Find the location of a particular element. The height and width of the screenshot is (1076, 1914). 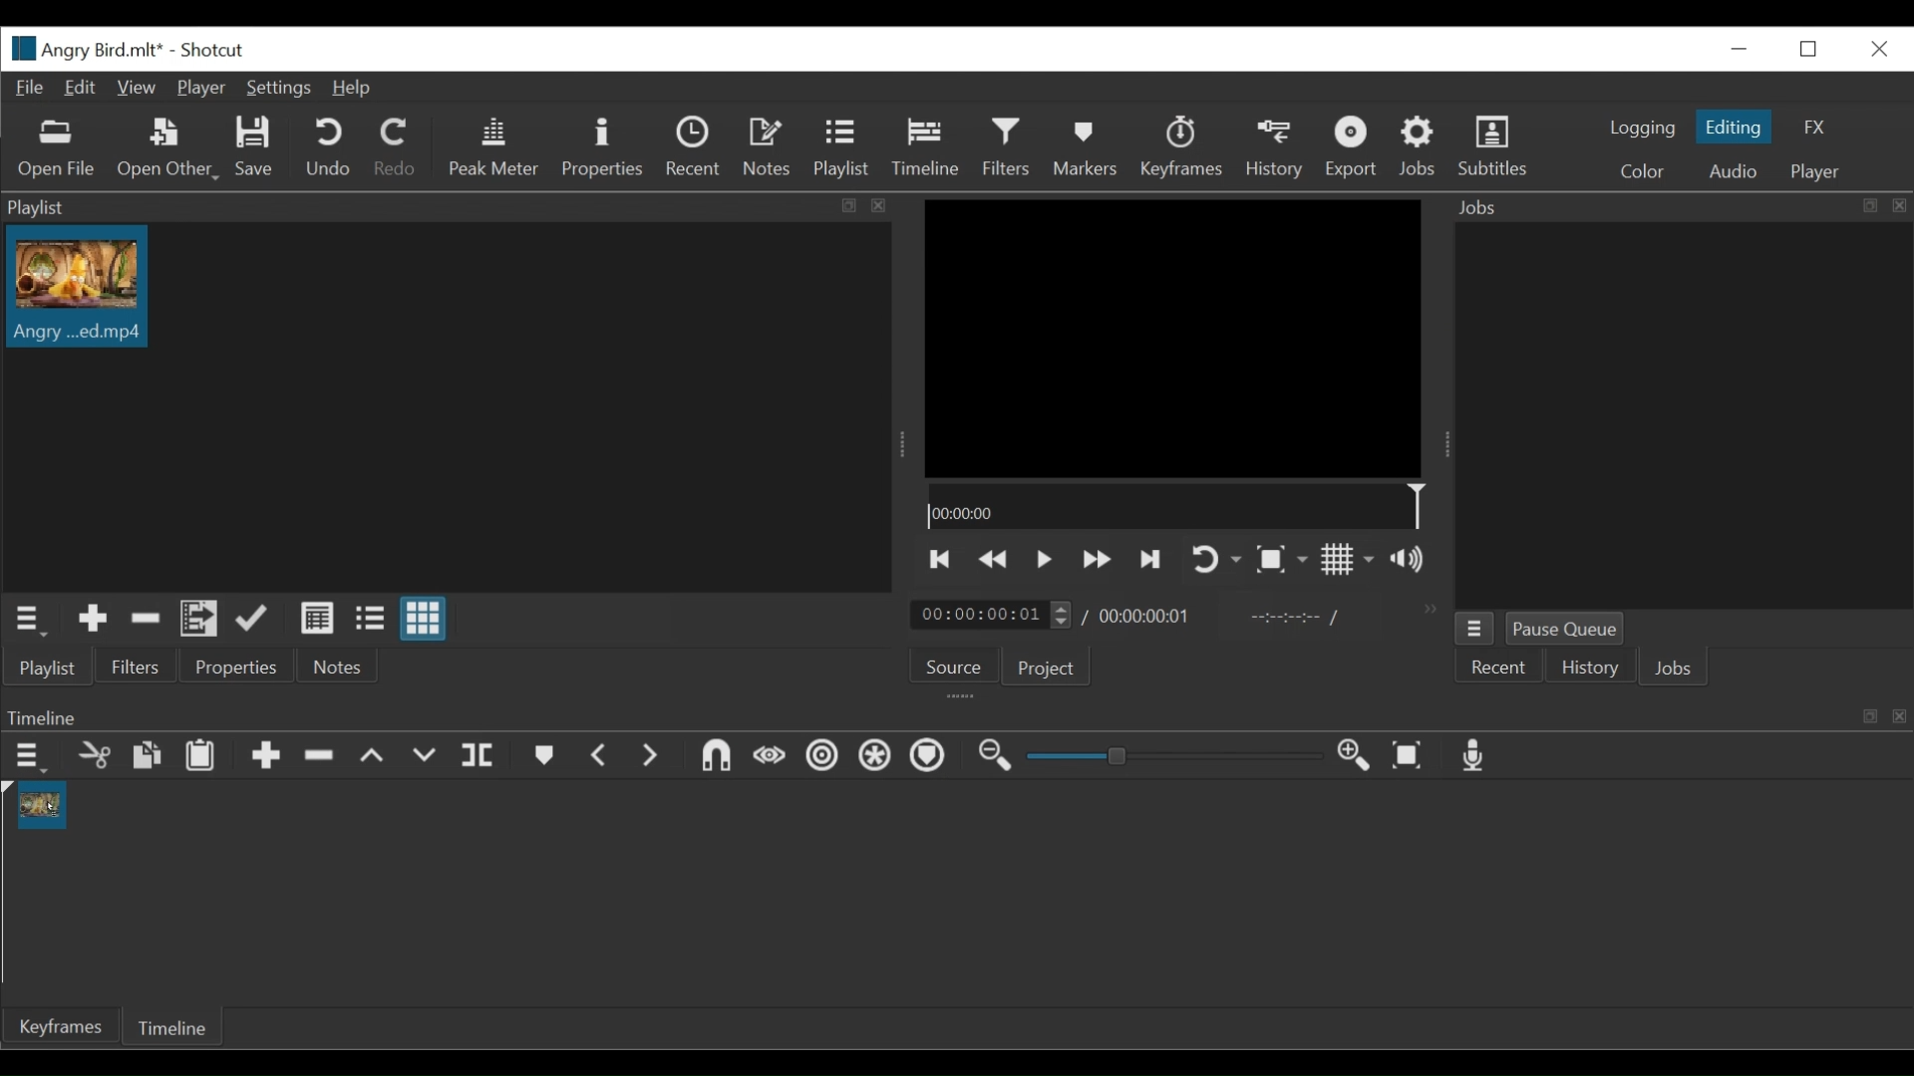

Jobs is located at coordinates (1422, 147).